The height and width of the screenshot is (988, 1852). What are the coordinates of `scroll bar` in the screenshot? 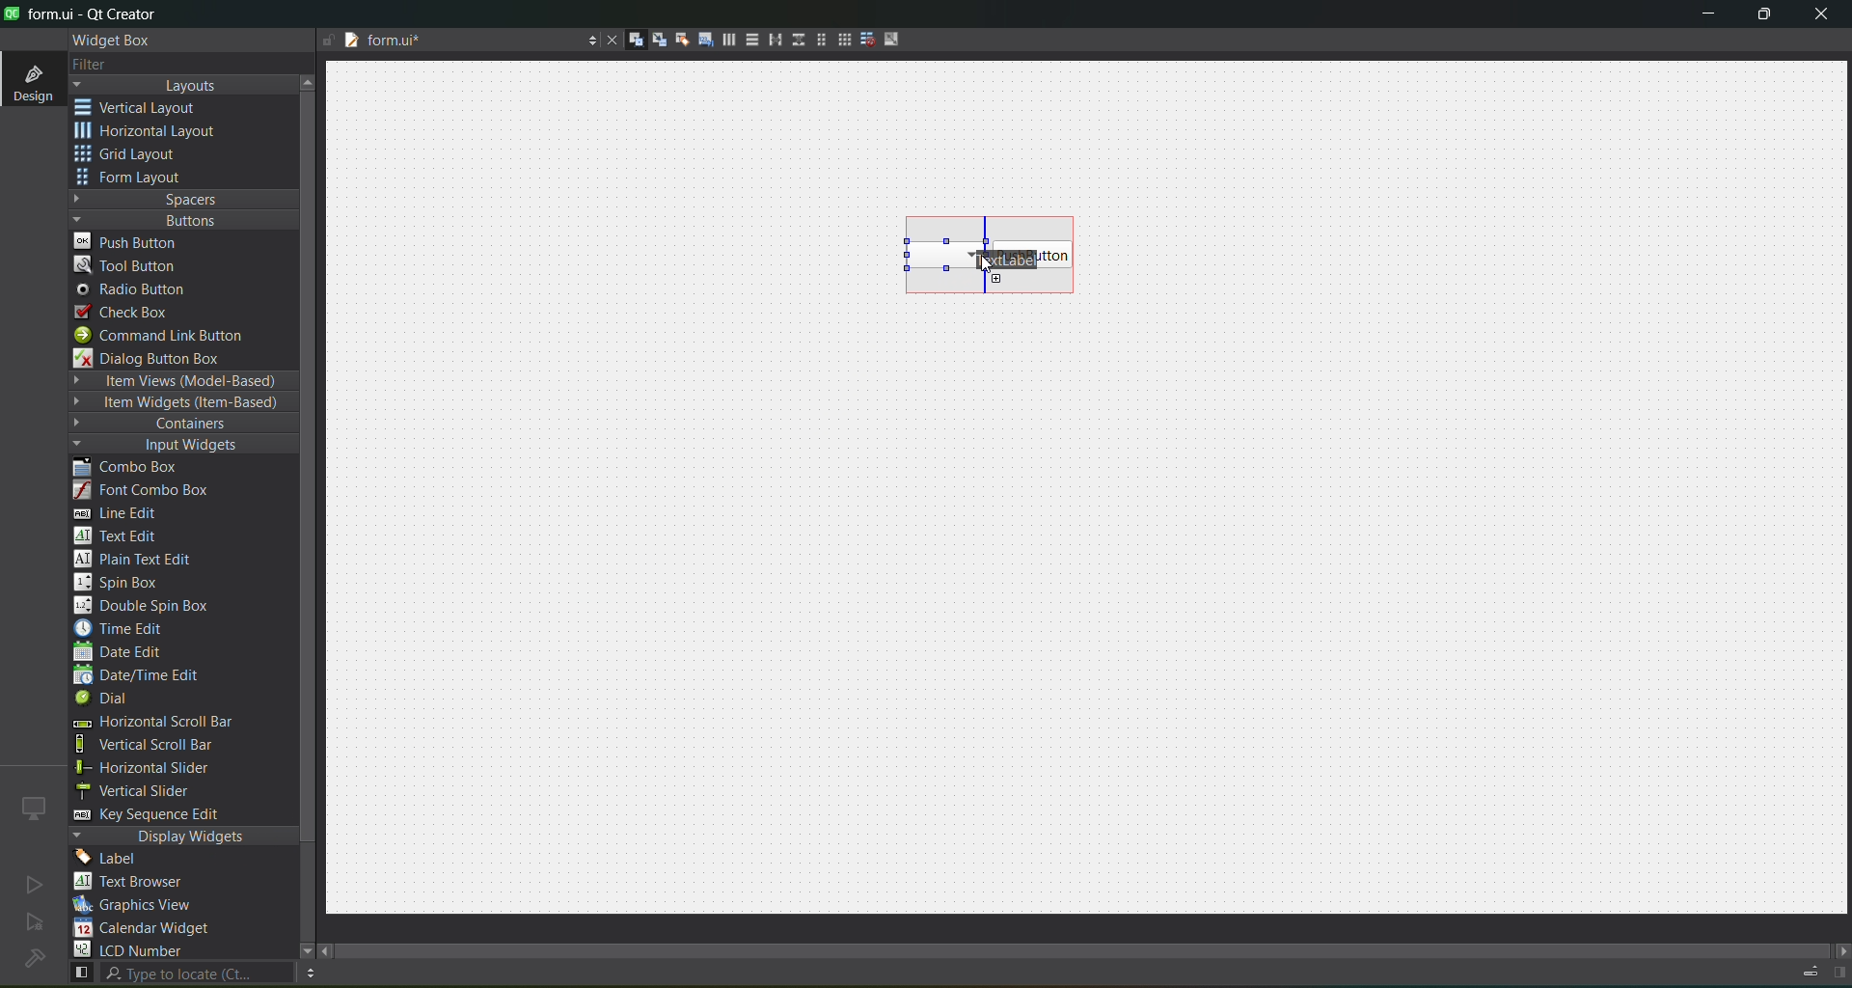 It's located at (1098, 946).